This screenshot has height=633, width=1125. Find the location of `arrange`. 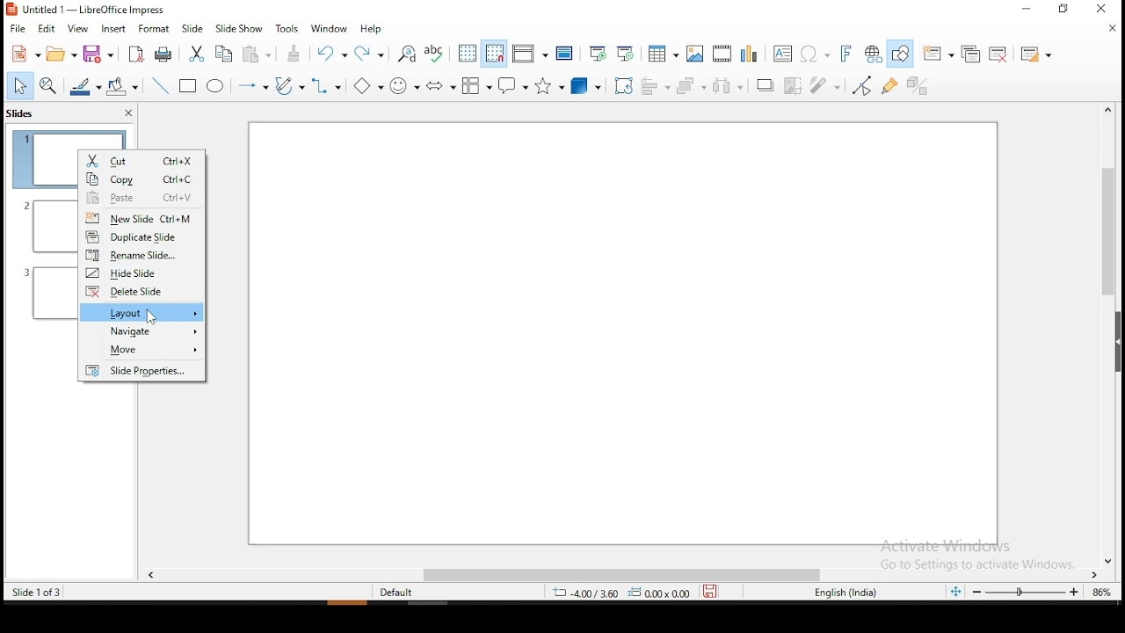

arrange is located at coordinates (691, 85).